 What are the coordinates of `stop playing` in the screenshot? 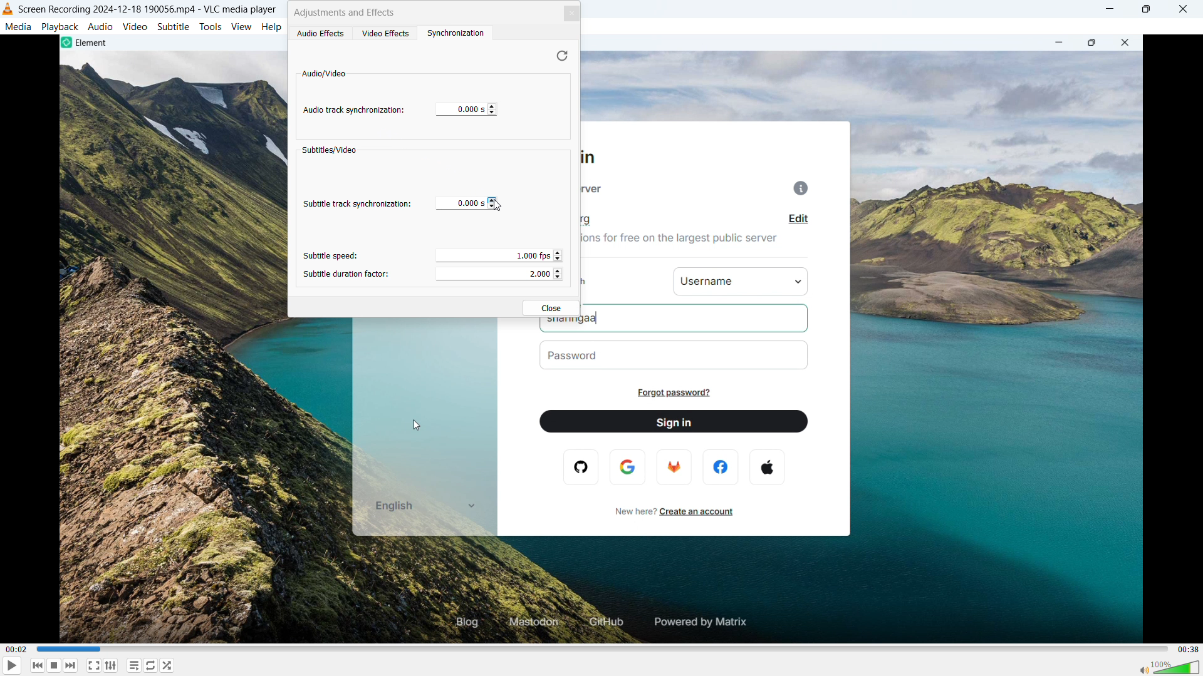 It's located at (54, 665).